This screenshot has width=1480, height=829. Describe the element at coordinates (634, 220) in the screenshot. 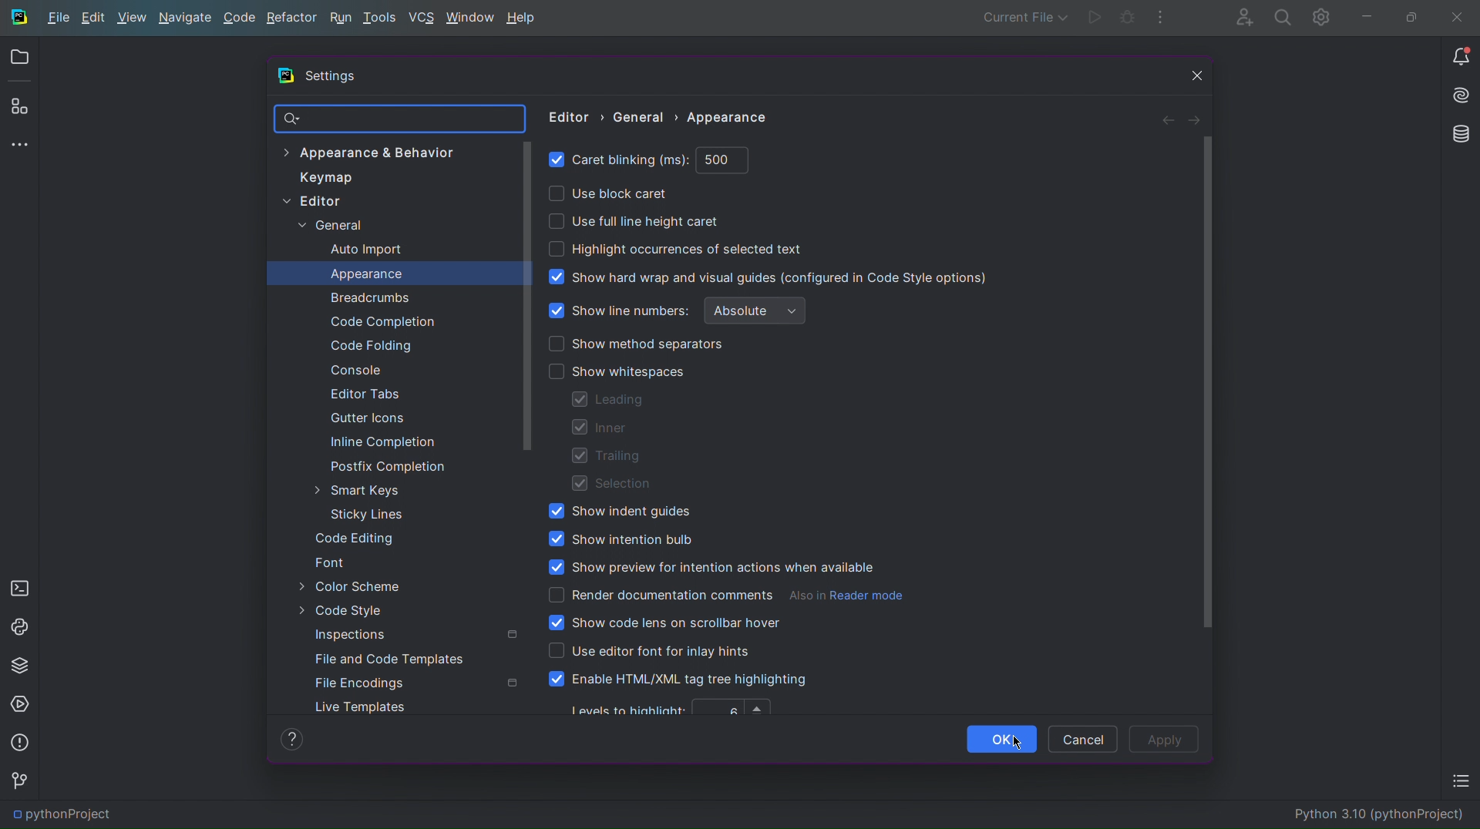

I see `Use full line height caret` at that location.